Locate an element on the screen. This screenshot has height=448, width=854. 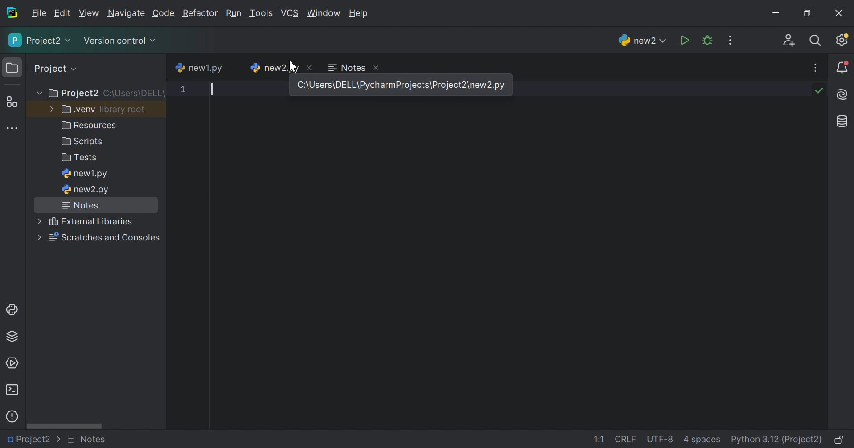
Run is located at coordinates (233, 13).